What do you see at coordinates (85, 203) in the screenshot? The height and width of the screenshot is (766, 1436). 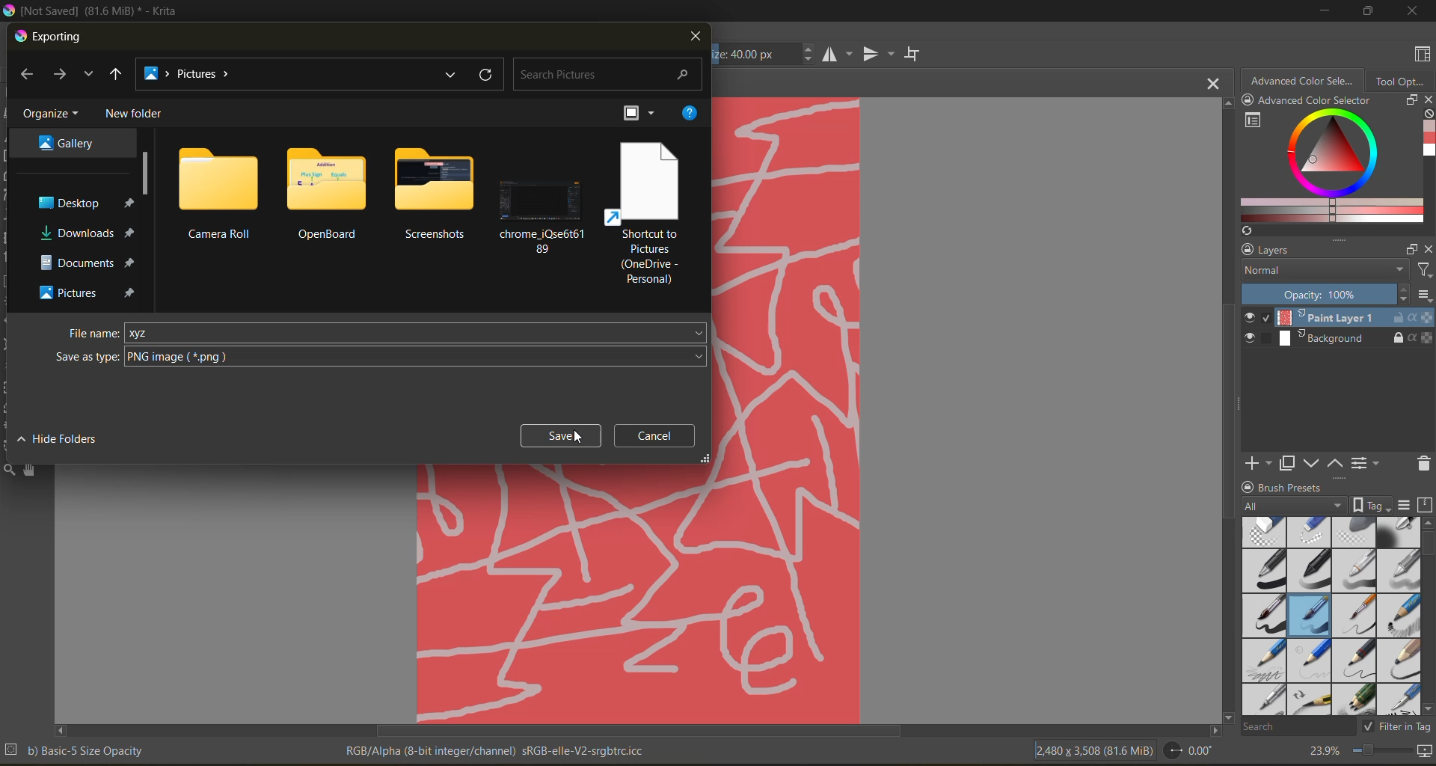 I see `folder destination` at bounding box center [85, 203].